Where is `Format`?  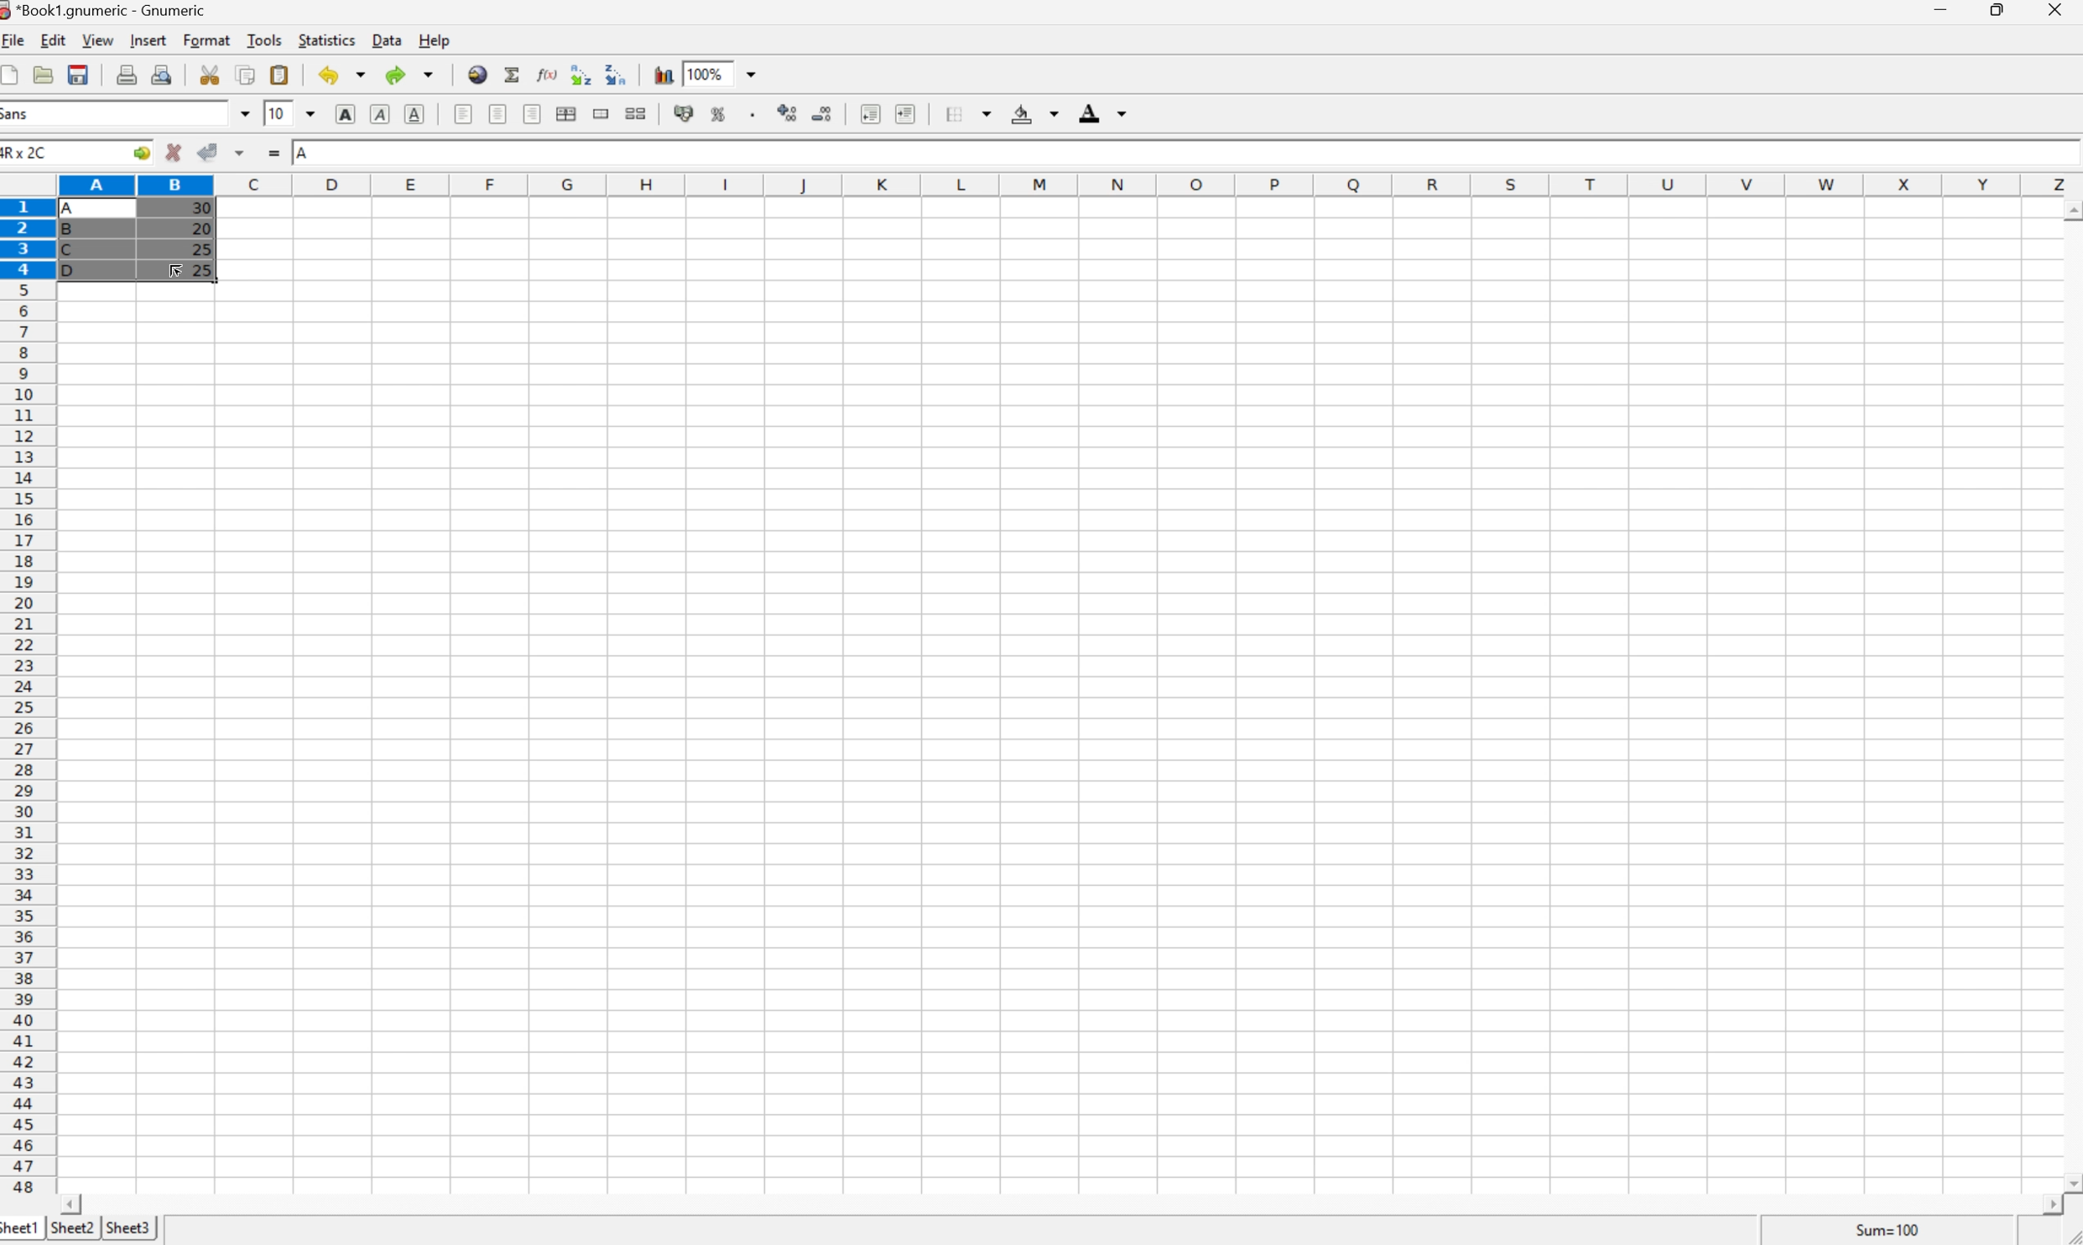
Format is located at coordinates (208, 41).